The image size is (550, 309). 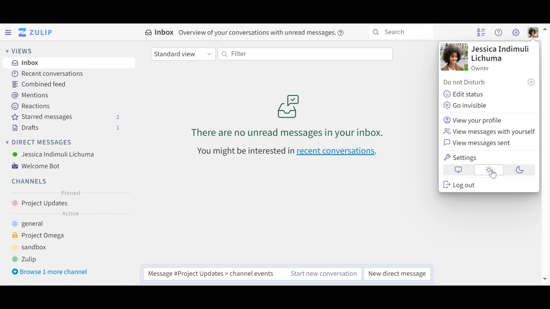 What do you see at coordinates (70, 194) in the screenshot?
I see `Pinned` at bounding box center [70, 194].